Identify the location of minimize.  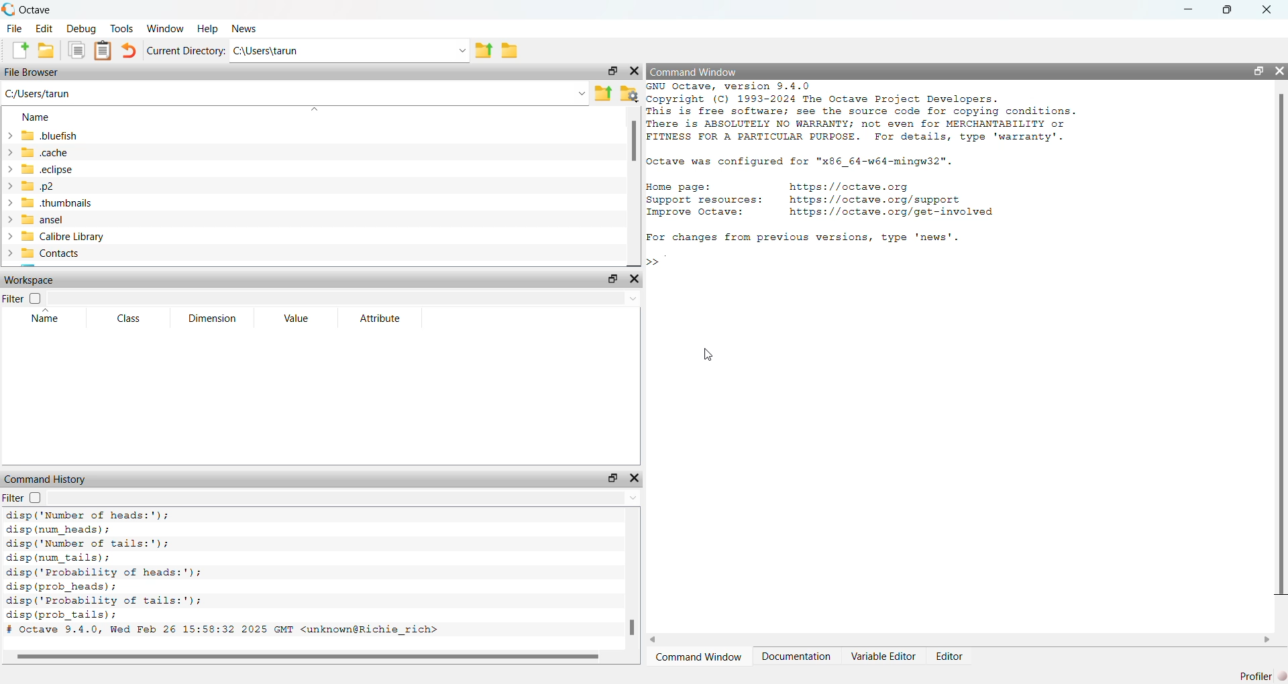
(1188, 9).